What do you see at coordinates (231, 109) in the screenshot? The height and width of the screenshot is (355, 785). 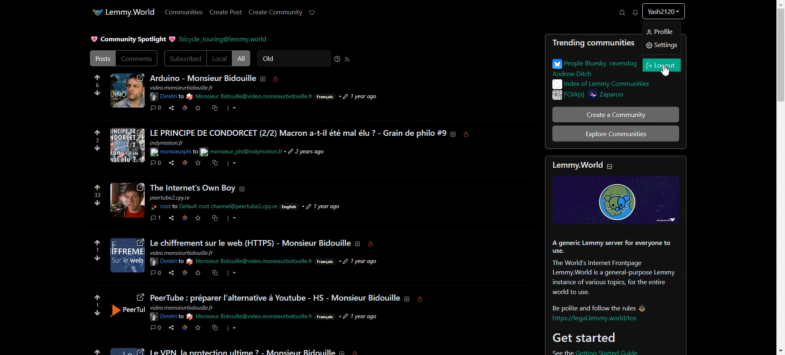 I see `More` at bounding box center [231, 109].